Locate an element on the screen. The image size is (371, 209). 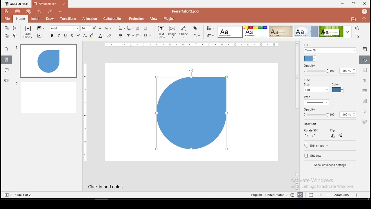
decrease font size is located at coordinates (100, 28).